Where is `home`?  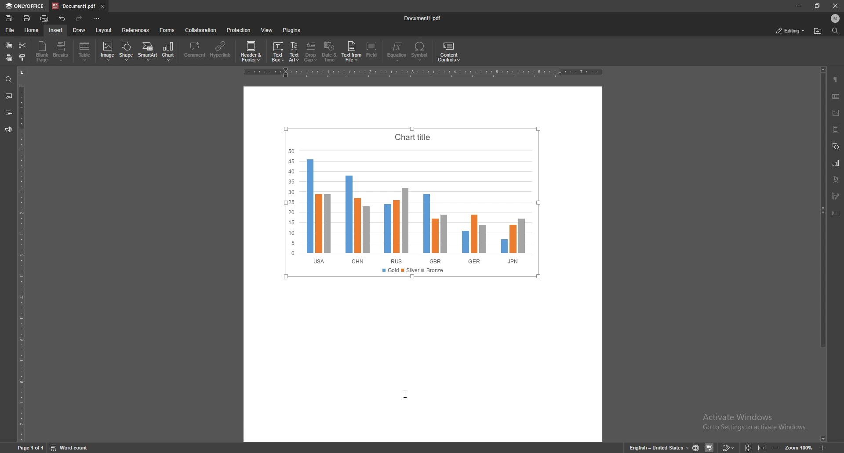 home is located at coordinates (32, 30).